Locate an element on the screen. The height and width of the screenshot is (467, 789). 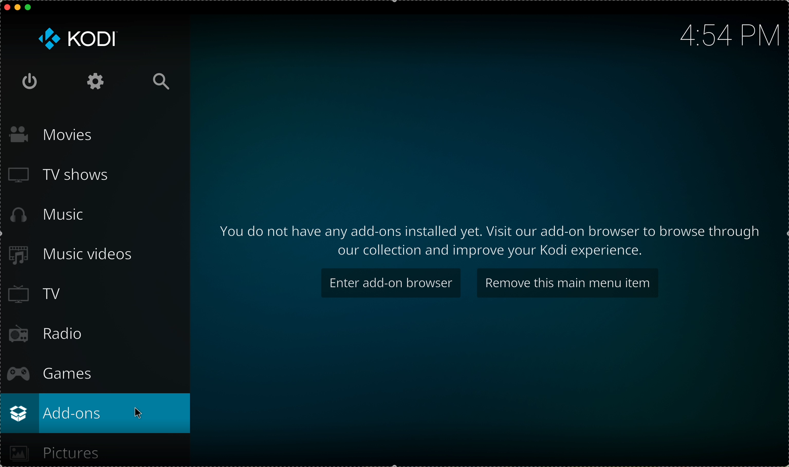
note is located at coordinates (487, 238).